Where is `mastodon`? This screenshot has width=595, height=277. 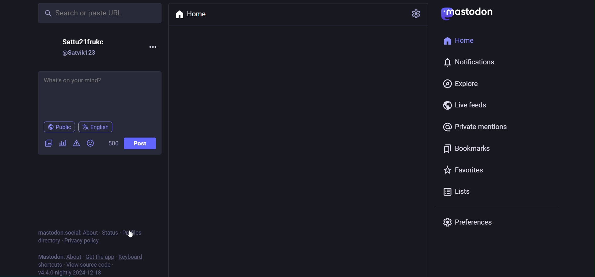 mastodon is located at coordinates (473, 13).